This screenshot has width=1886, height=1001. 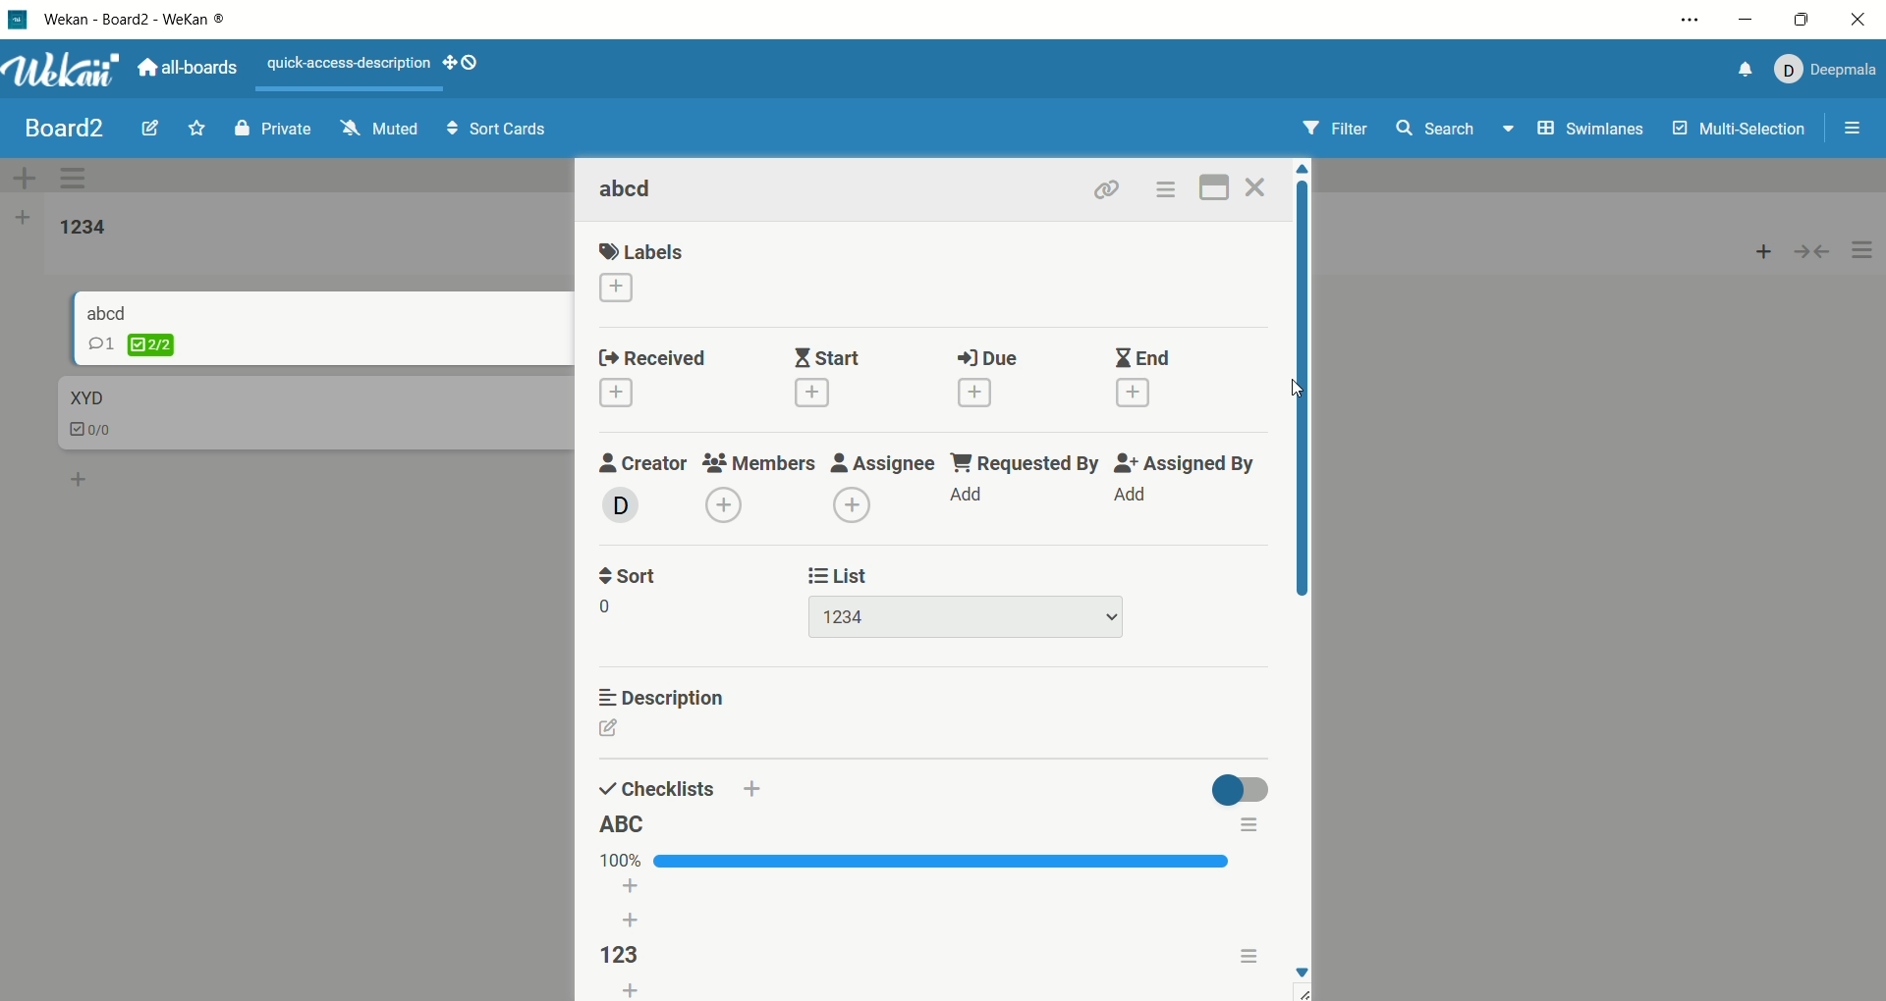 I want to click on all boards, so click(x=188, y=66).